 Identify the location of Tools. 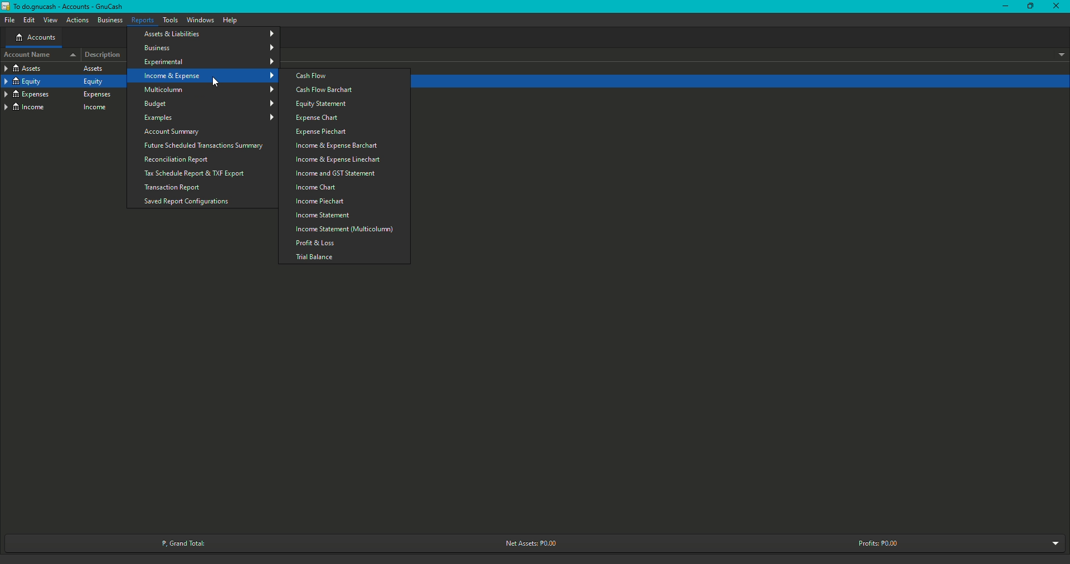
(172, 19).